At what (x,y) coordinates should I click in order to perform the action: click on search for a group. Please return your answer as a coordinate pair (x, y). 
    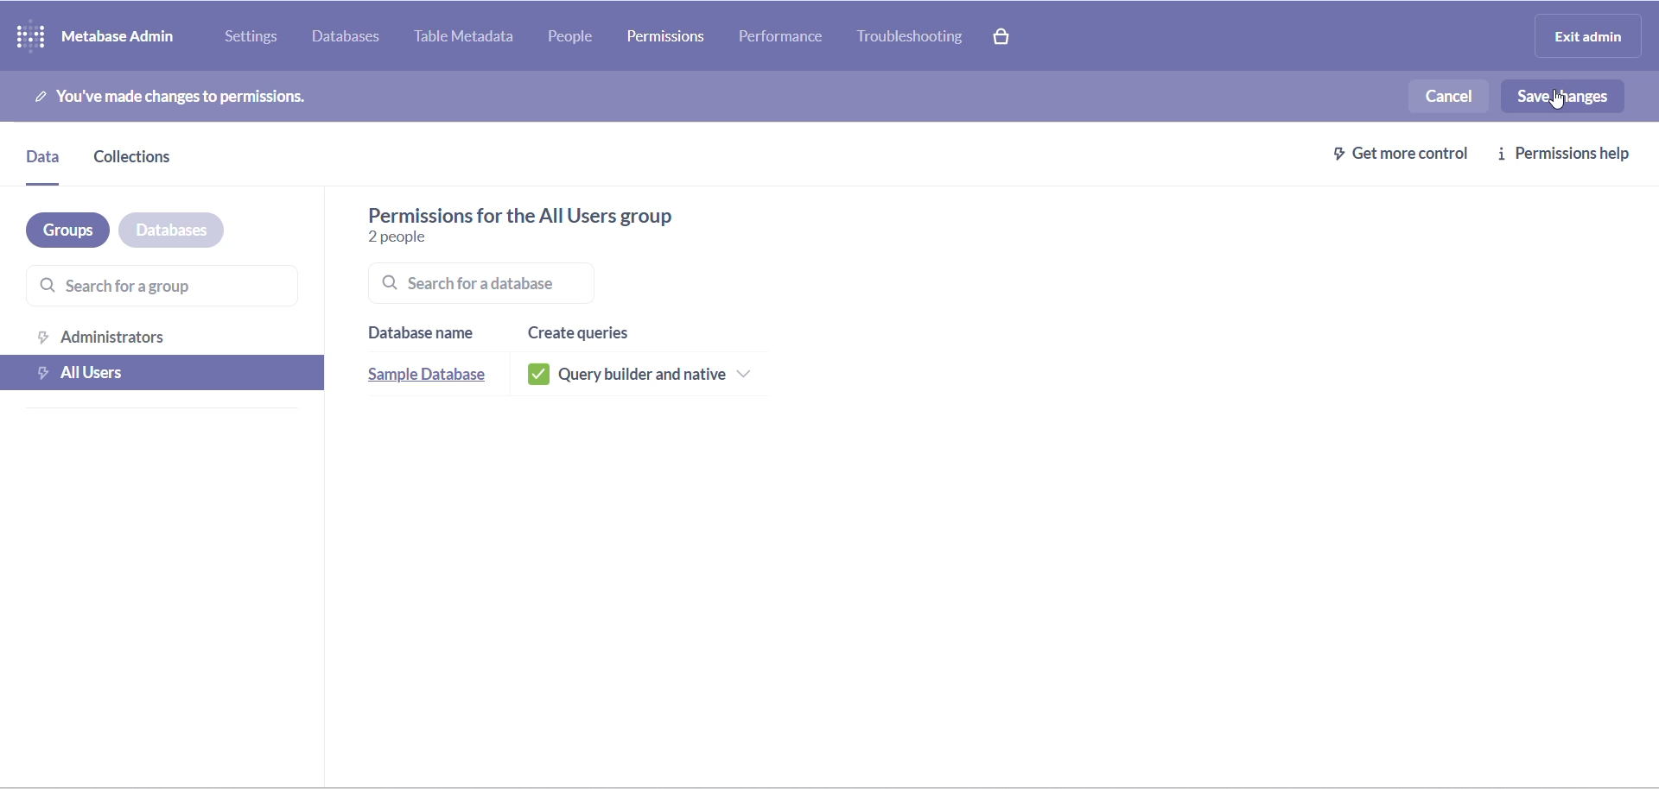
    Looking at the image, I should click on (146, 287).